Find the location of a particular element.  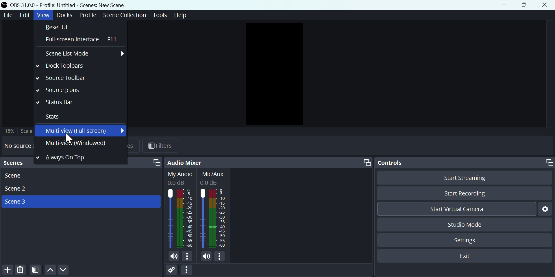

Desktop Audio is located at coordinates (180, 210).